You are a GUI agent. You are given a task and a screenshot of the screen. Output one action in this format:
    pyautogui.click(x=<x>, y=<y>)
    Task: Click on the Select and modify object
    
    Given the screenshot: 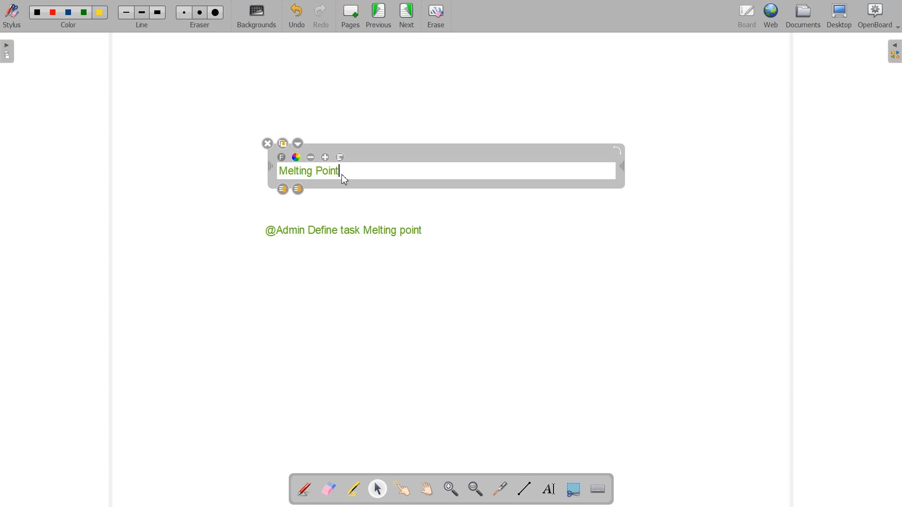 What is the action you would take?
    pyautogui.click(x=378, y=489)
    